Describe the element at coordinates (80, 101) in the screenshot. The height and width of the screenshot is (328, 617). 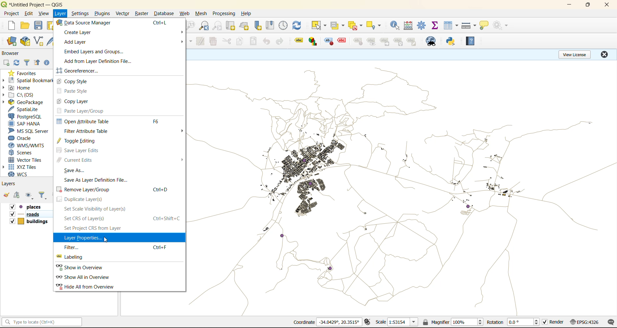
I see `copy layer` at that location.